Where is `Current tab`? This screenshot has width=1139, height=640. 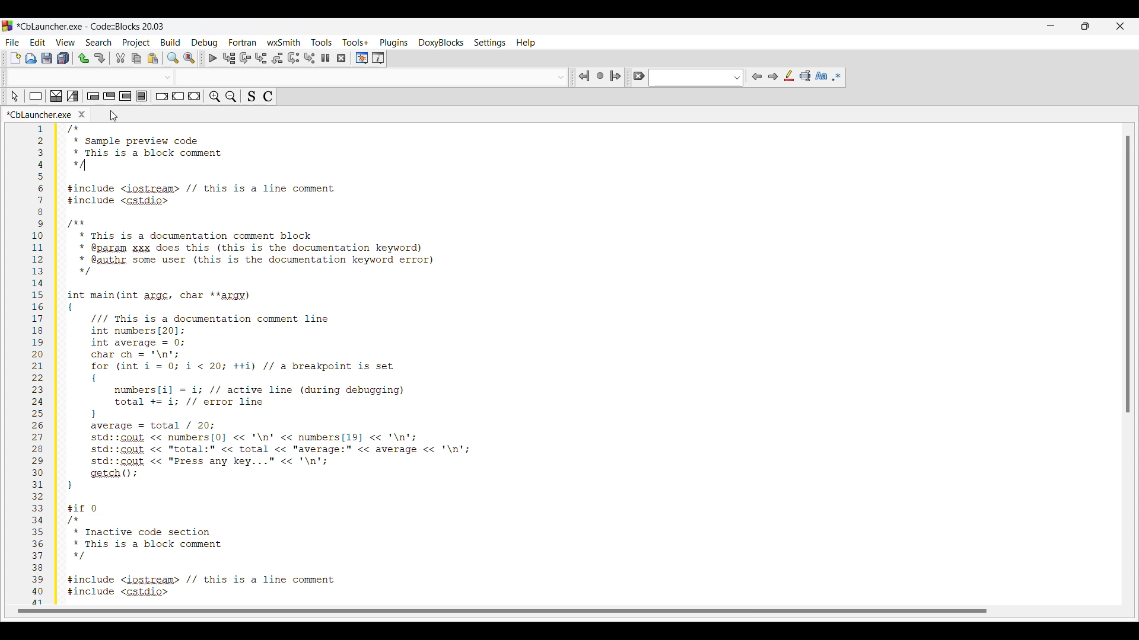
Current tab is located at coordinates (163, 114).